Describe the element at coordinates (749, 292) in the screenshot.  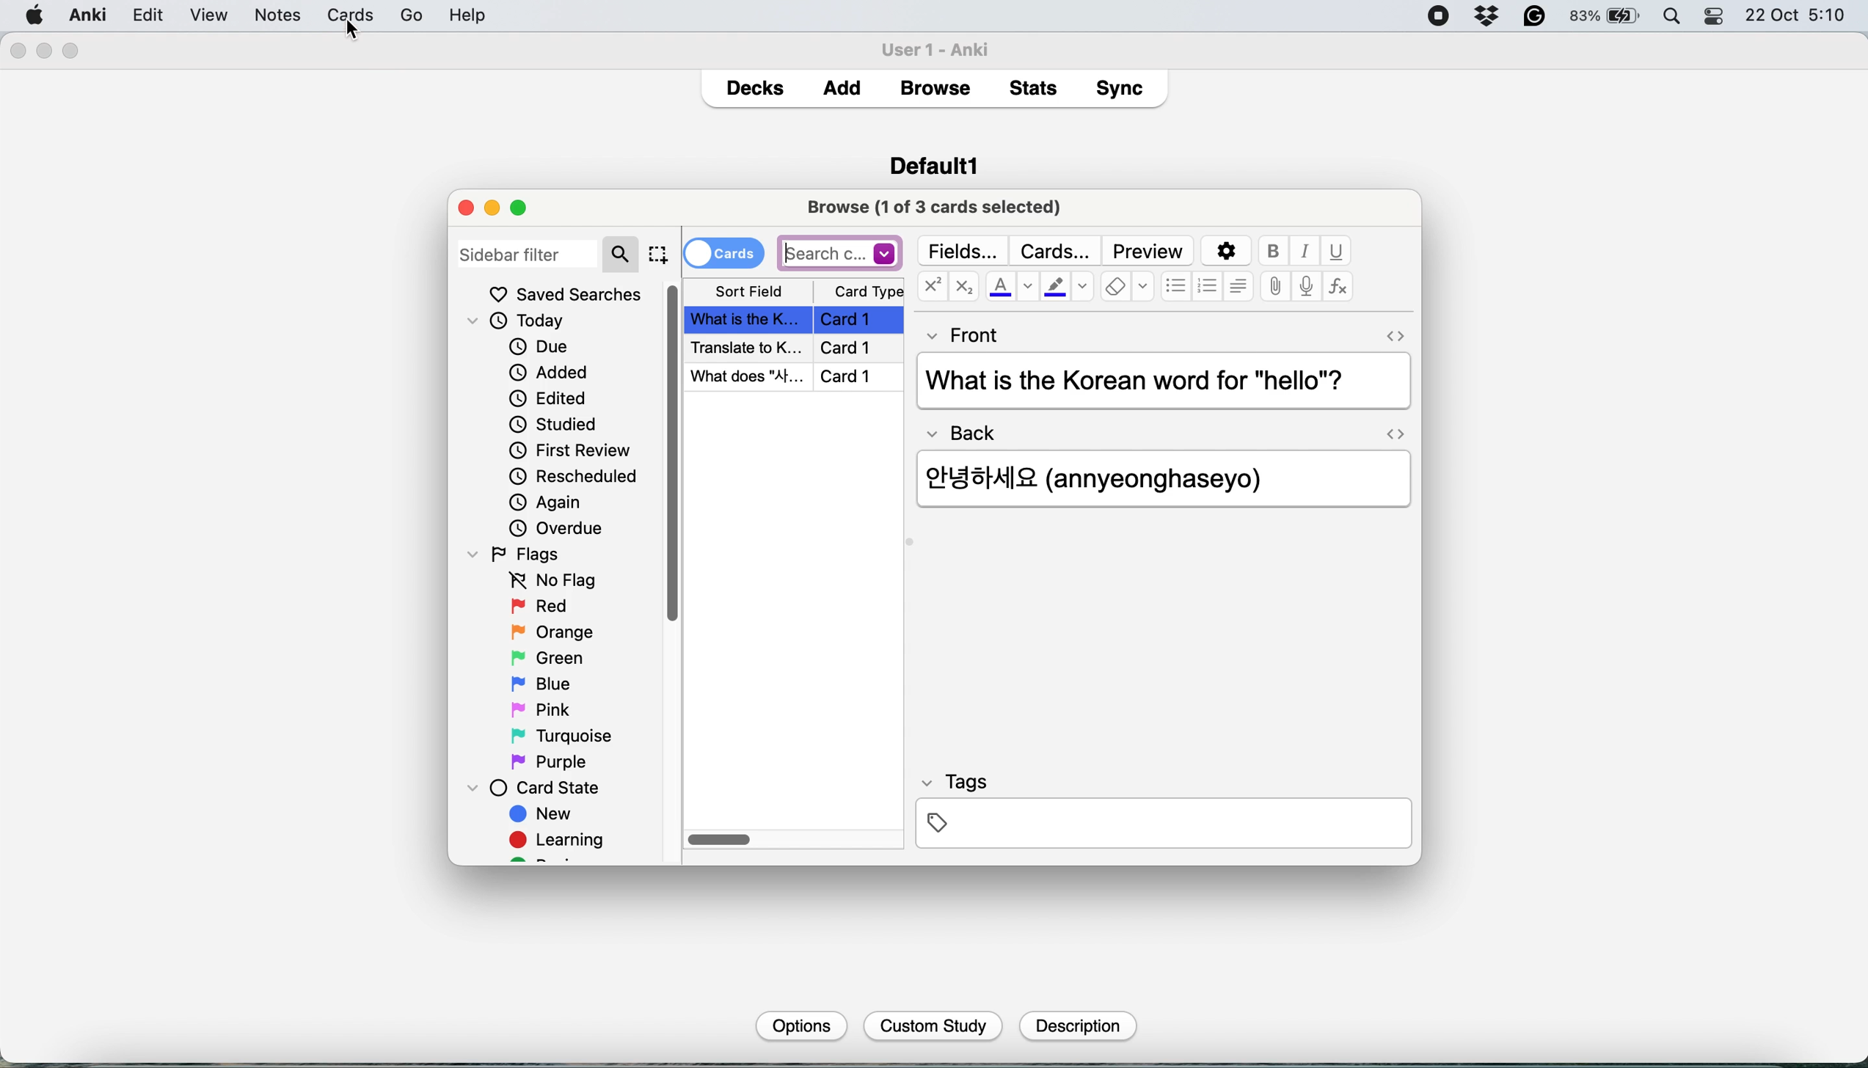
I see `sort field` at that location.